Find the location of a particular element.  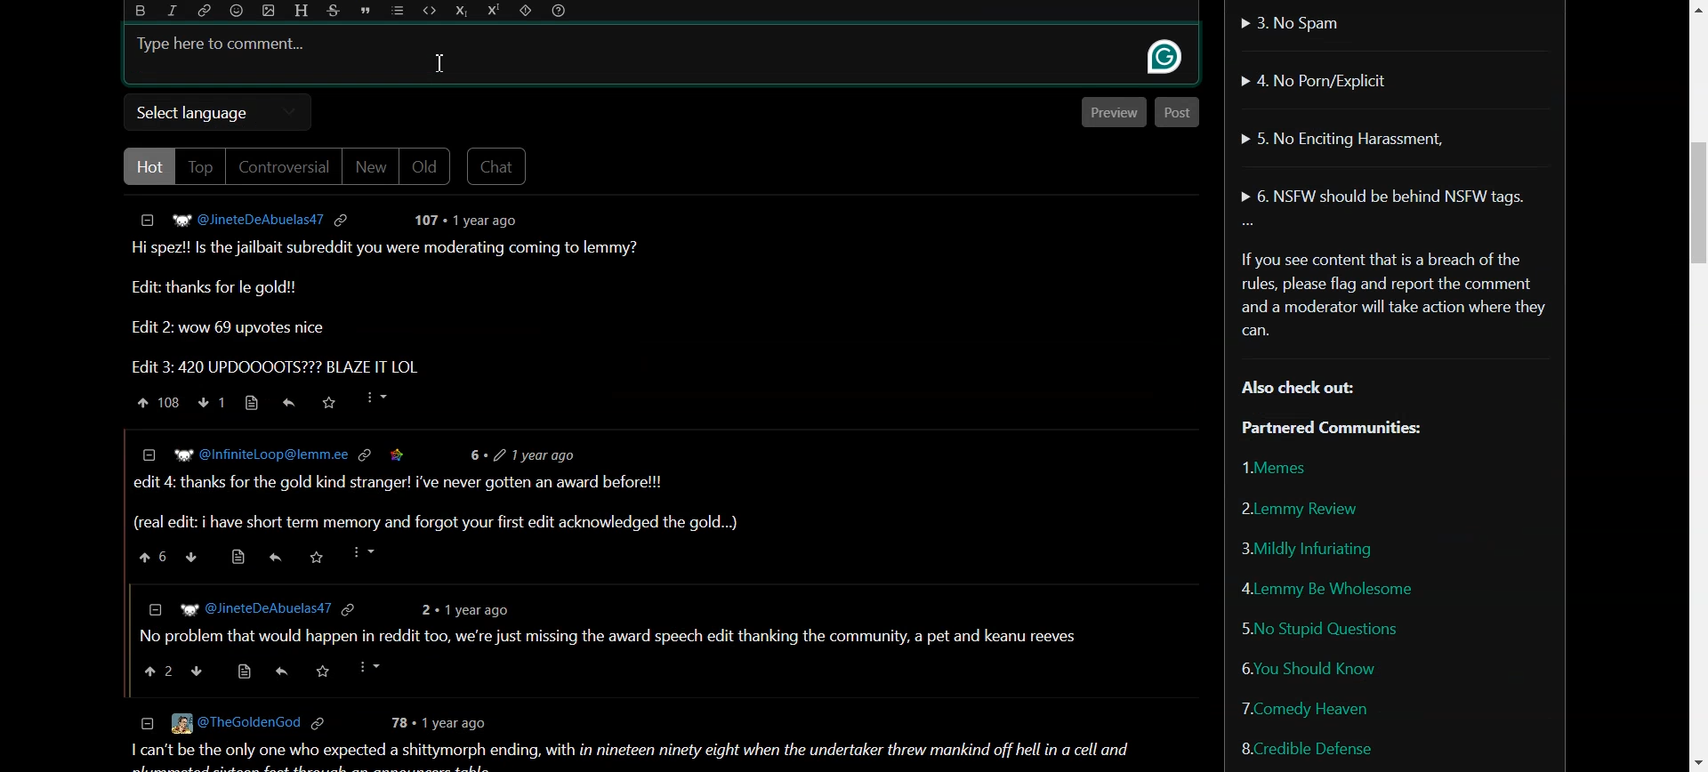

No Stupid Questions is located at coordinates (1317, 630).